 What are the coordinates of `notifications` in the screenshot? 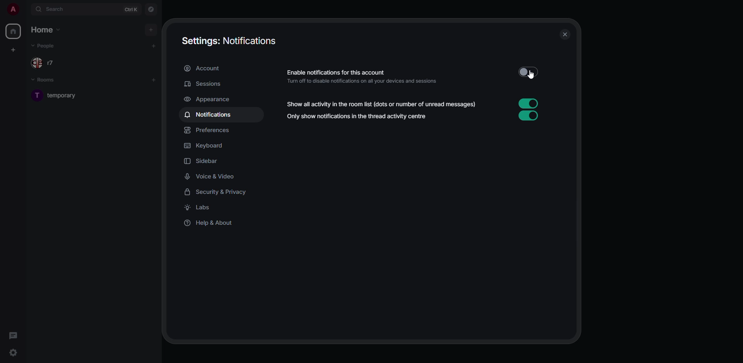 It's located at (210, 115).